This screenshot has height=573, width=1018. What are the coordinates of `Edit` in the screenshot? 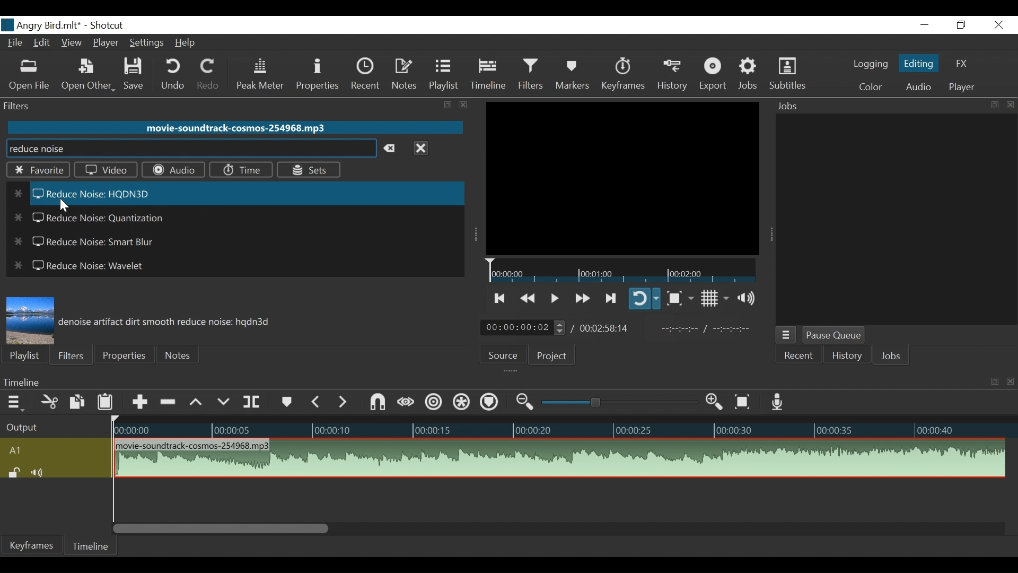 It's located at (43, 44).